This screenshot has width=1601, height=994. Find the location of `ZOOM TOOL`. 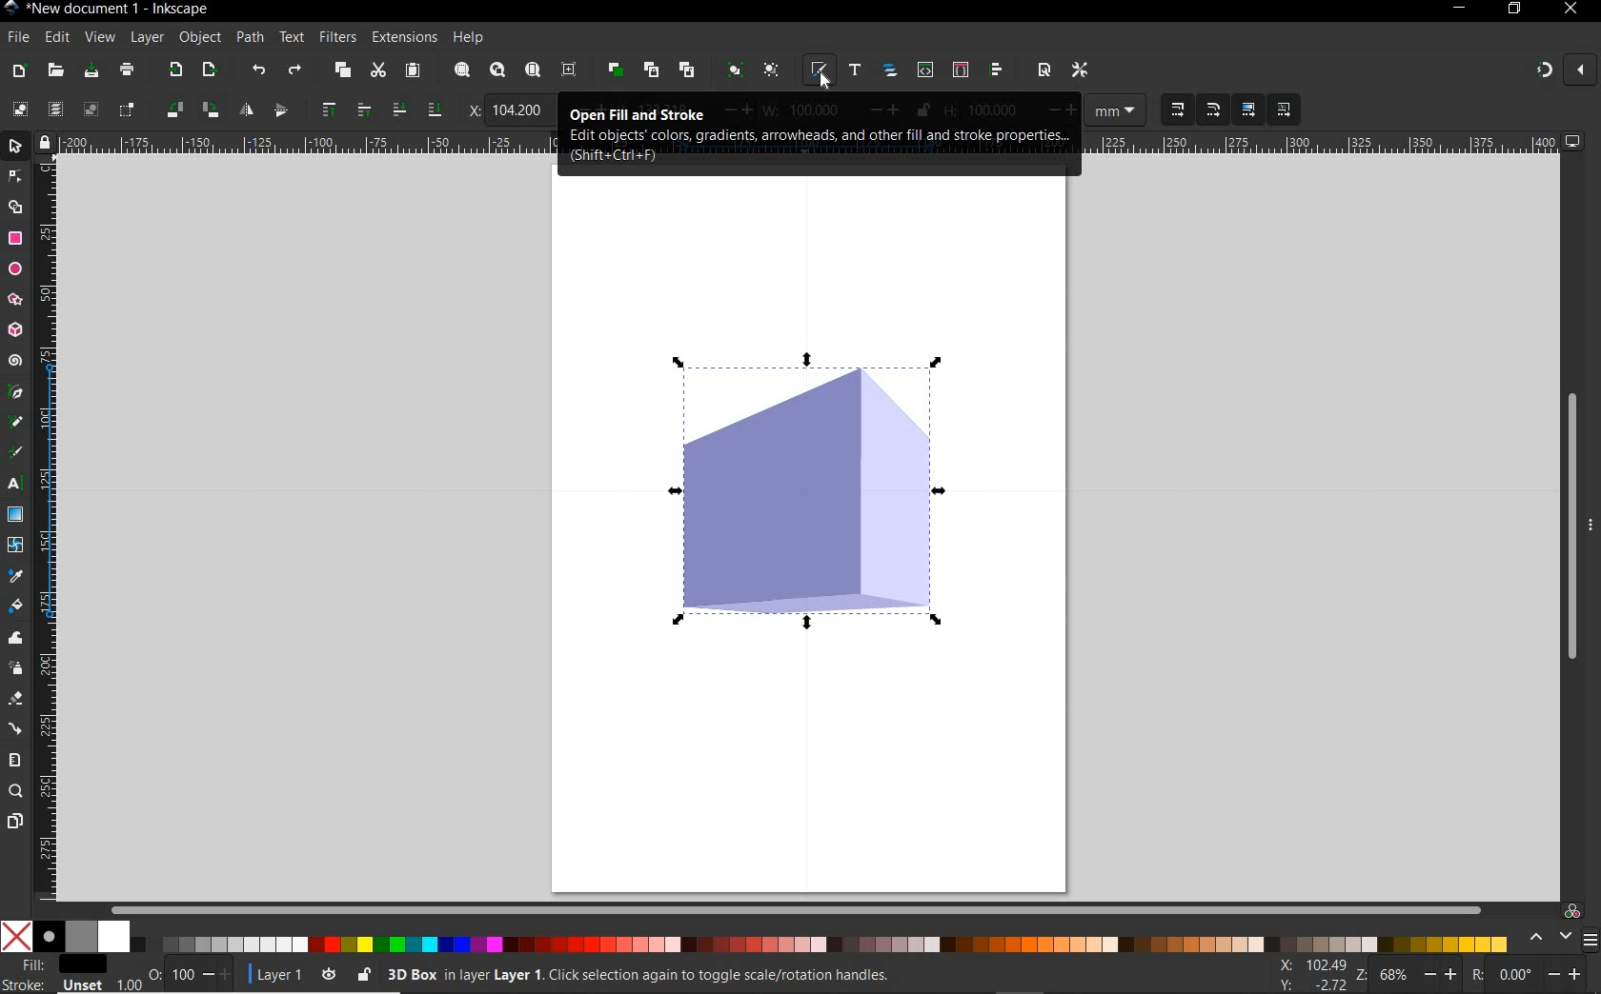

ZOOM TOOL is located at coordinates (17, 791).